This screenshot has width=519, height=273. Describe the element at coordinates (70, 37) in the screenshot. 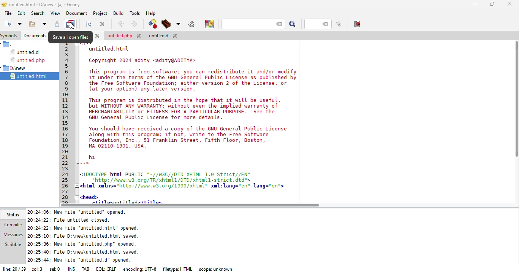

I see `save` at that location.